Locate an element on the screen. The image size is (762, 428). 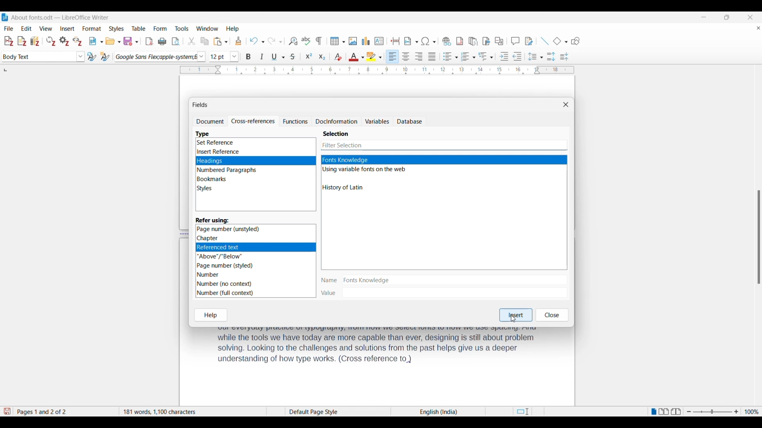
Close software is located at coordinates (750, 17).